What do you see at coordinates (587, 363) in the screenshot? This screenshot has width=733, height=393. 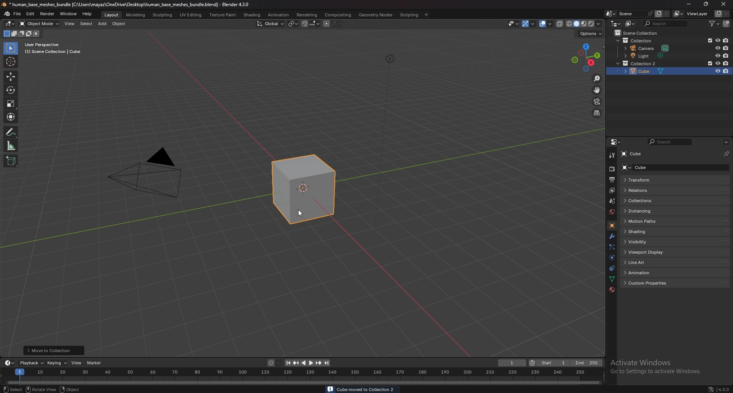 I see `end` at bounding box center [587, 363].